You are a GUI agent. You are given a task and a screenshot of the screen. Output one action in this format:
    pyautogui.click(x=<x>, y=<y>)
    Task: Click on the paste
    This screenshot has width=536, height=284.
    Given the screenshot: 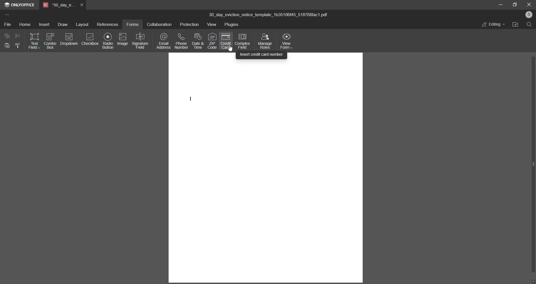 What is the action you would take?
    pyautogui.click(x=6, y=46)
    